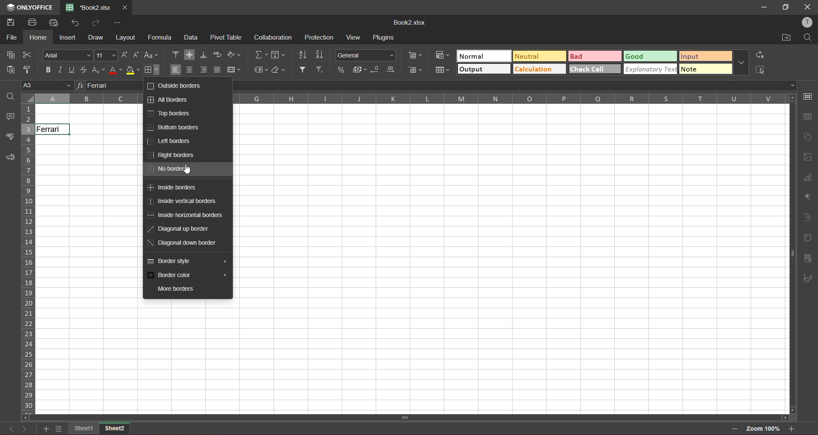 The width and height of the screenshot is (818, 435). Describe the element at coordinates (190, 54) in the screenshot. I see `align middle` at that location.